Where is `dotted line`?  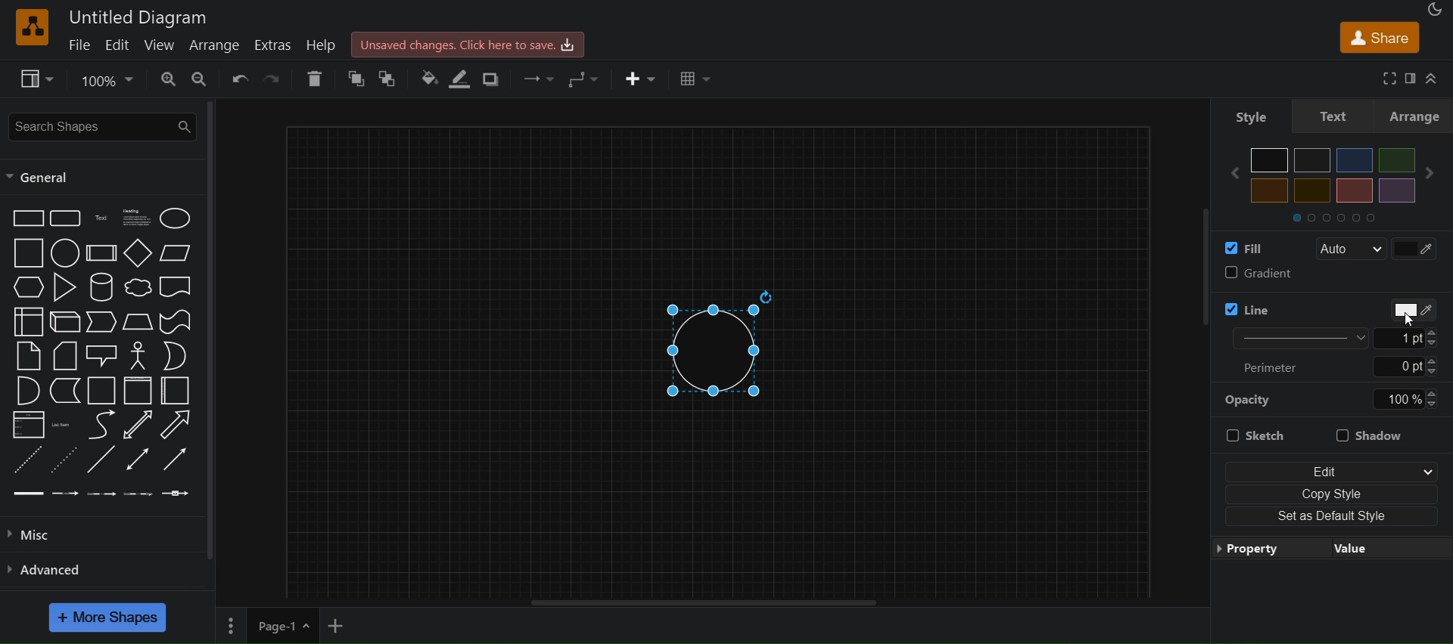 dotted line is located at coordinates (64, 459).